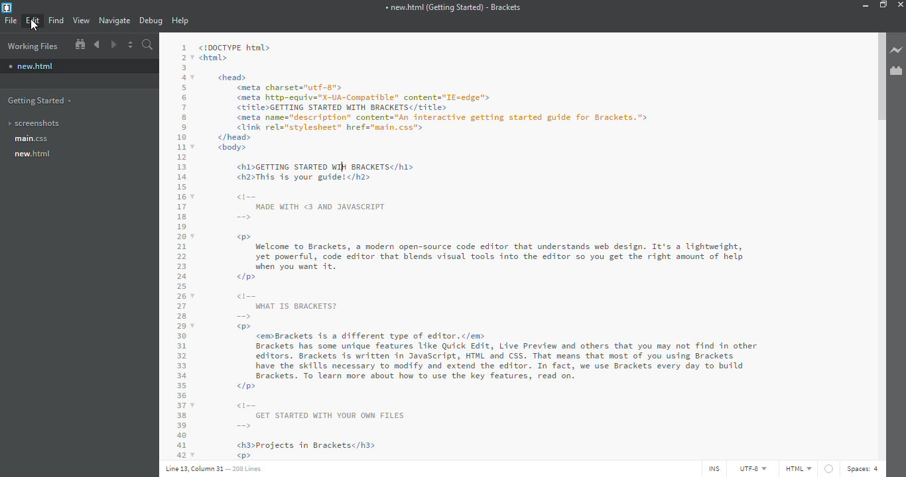  What do you see at coordinates (35, 66) in the screenshot?
I see `new` at bounding box center [35, 66].